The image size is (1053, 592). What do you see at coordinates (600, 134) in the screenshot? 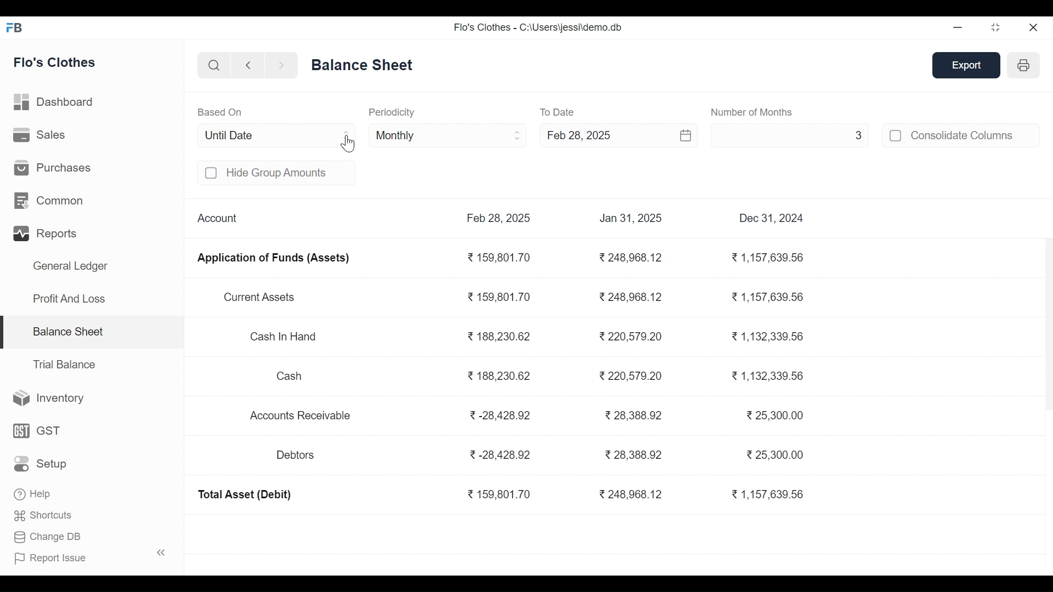
I see `Feb 28, 2025` at bounding box center [600, 134].